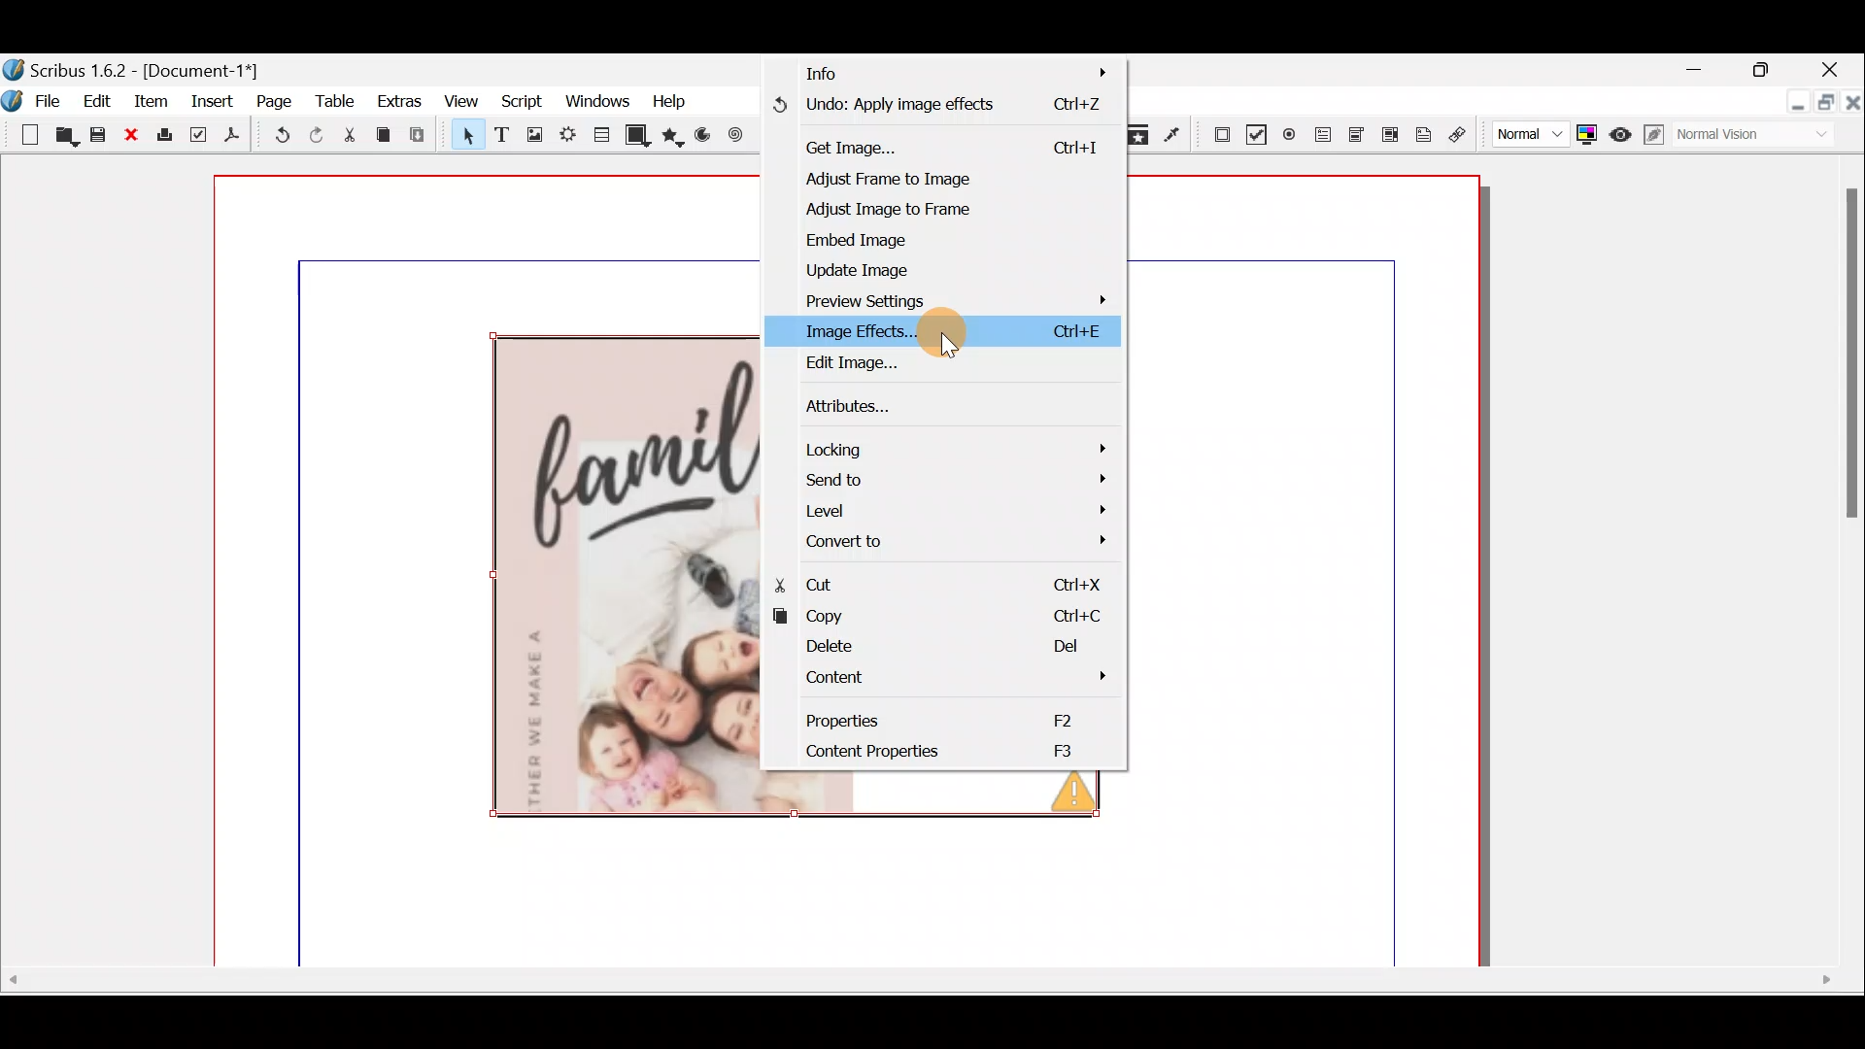 The height and width of the screenshot is (1049, 1865). Describe the element at coordinates (1424, 138) in the screenshot. I see `Text annotation` at that location.